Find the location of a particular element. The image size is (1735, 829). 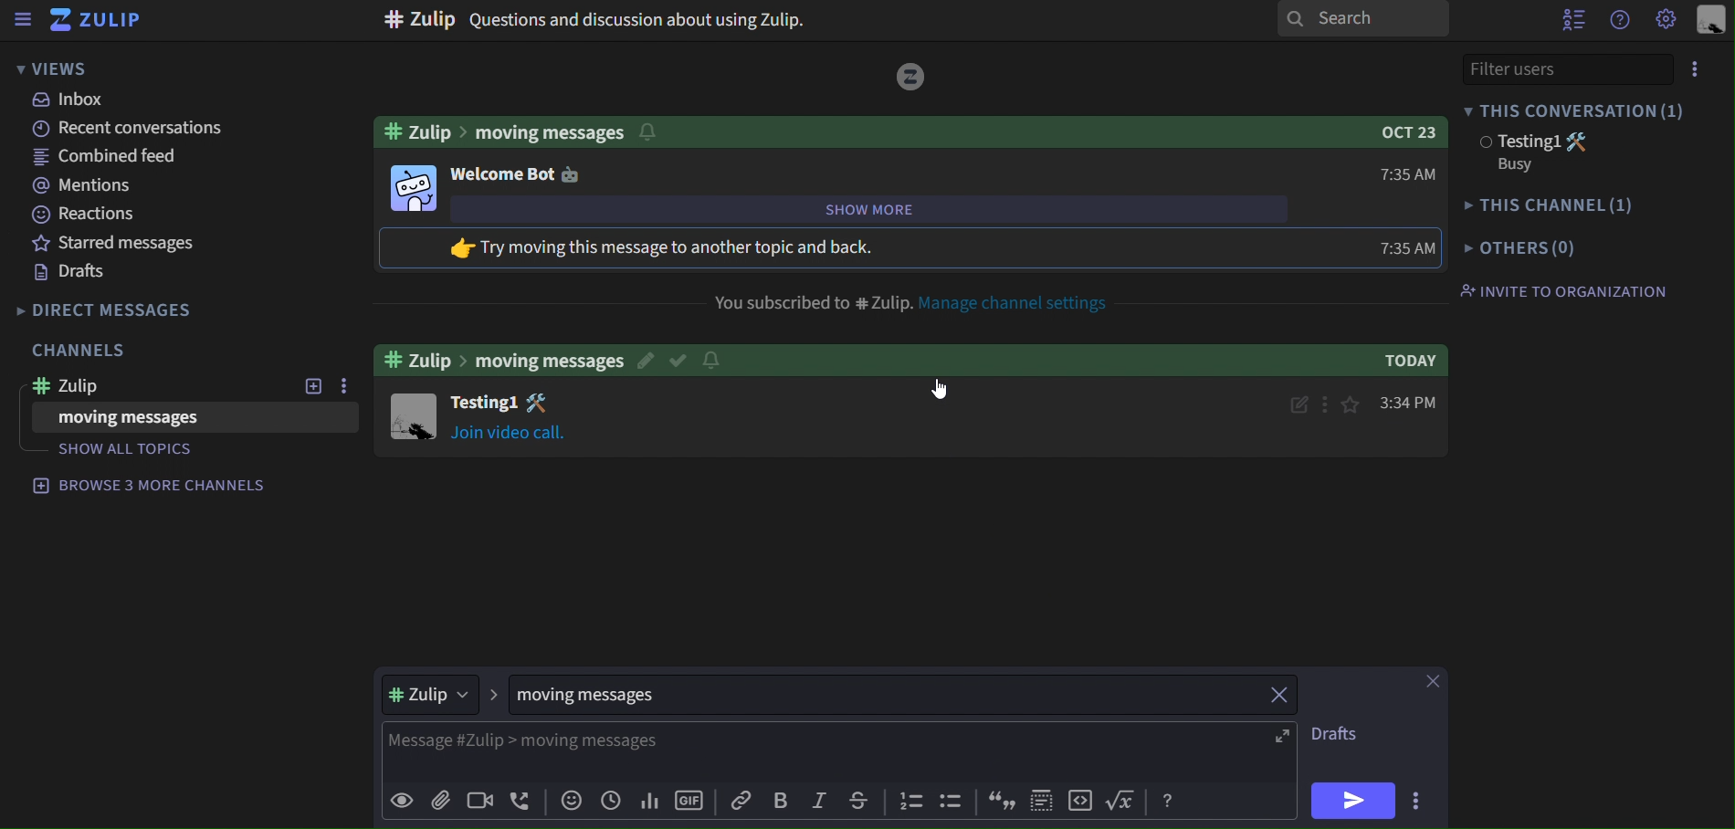

bold is located at coordinates (784, 803).